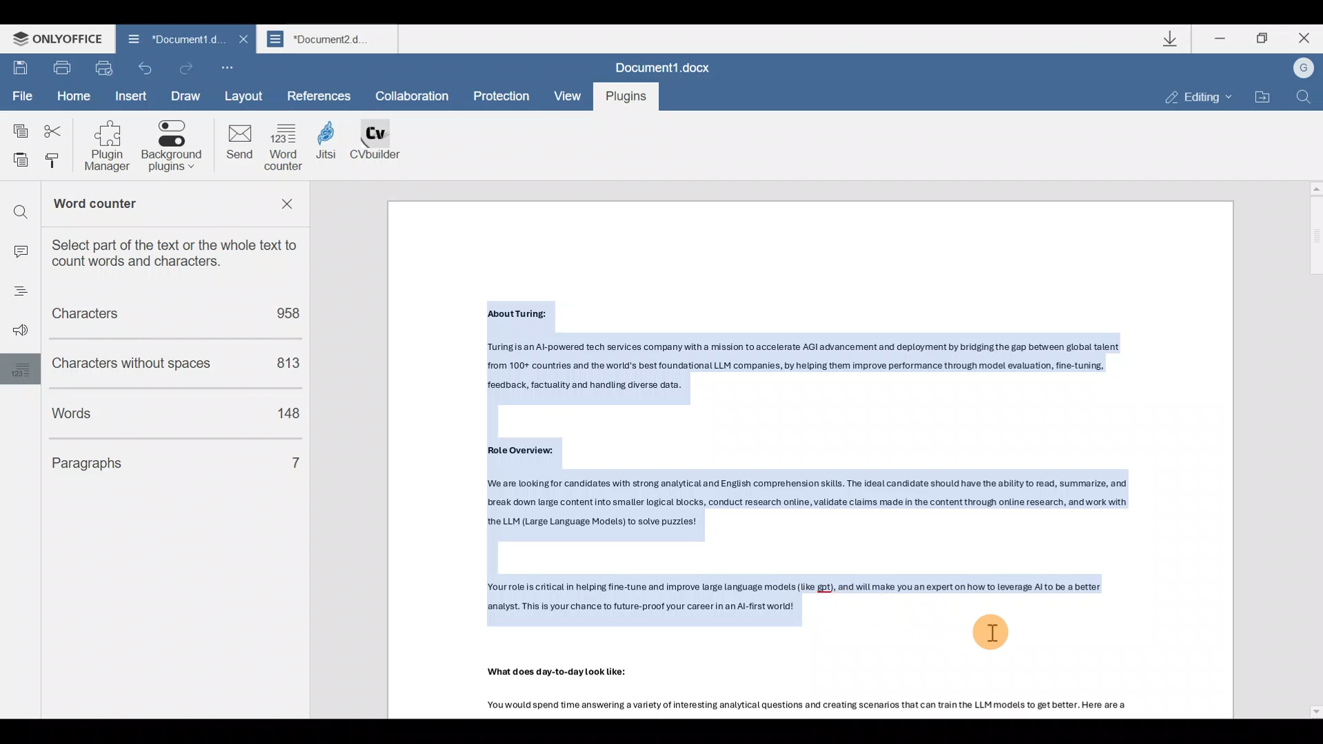 This screenshot has height=744, width=1323. I want to click on Word counter, so click(285, 147).